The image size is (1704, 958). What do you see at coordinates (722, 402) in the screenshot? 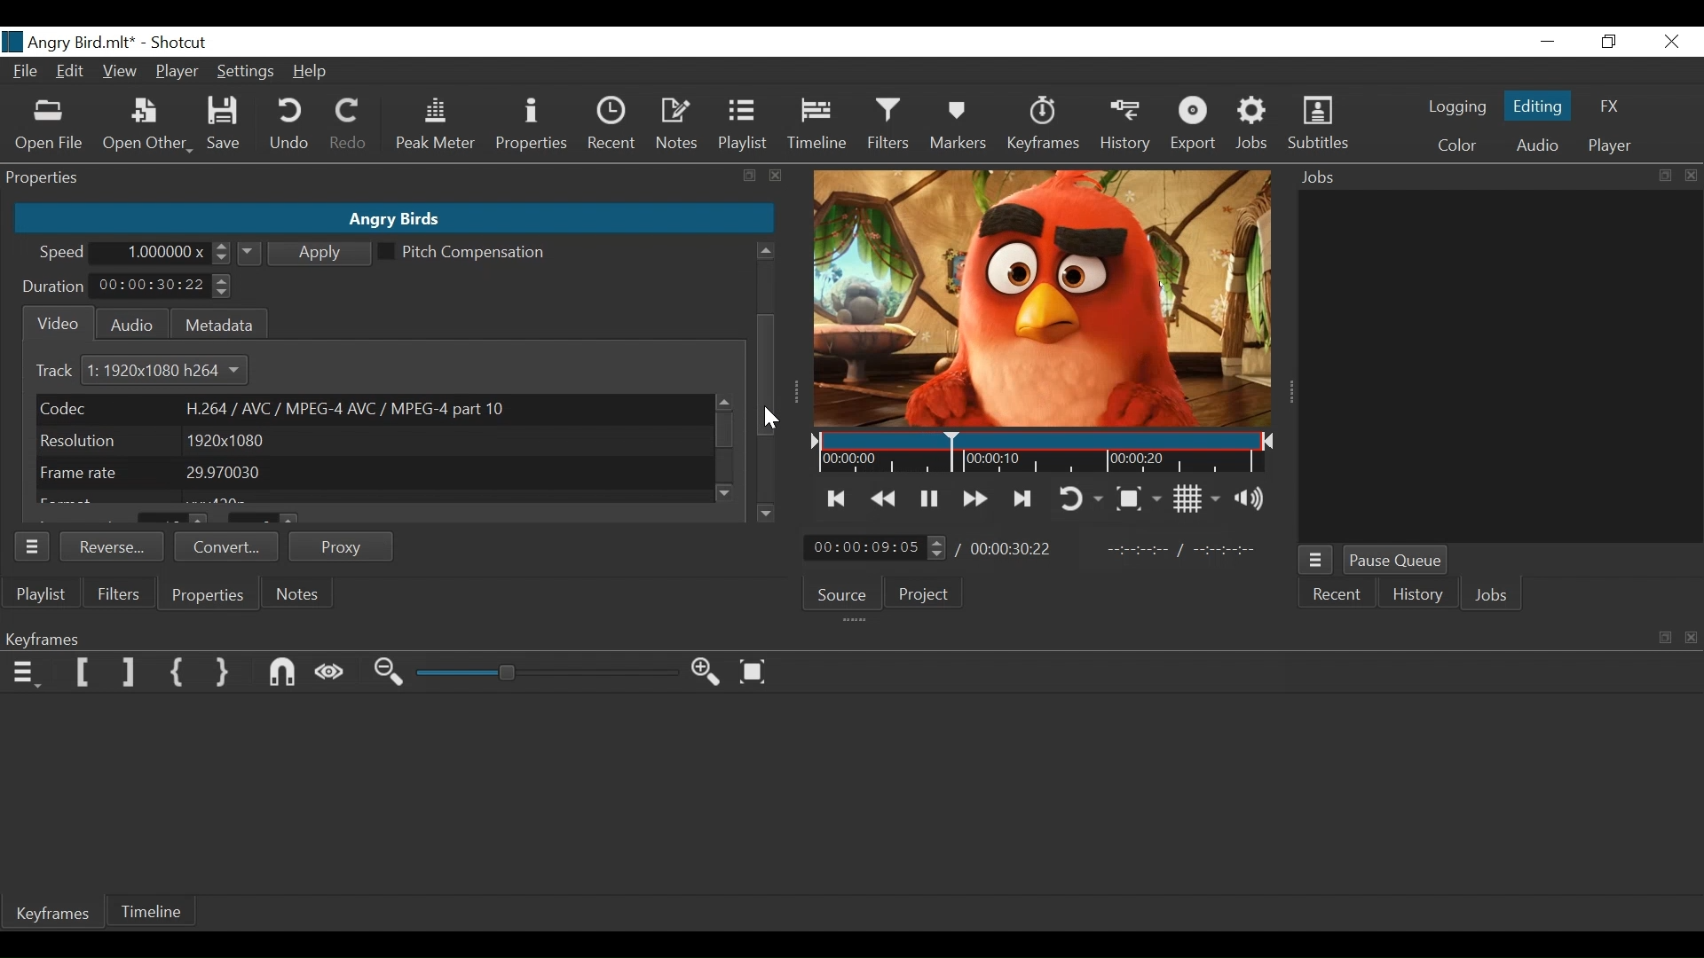
I see `Scroll up` at bounding box center [722, 402].